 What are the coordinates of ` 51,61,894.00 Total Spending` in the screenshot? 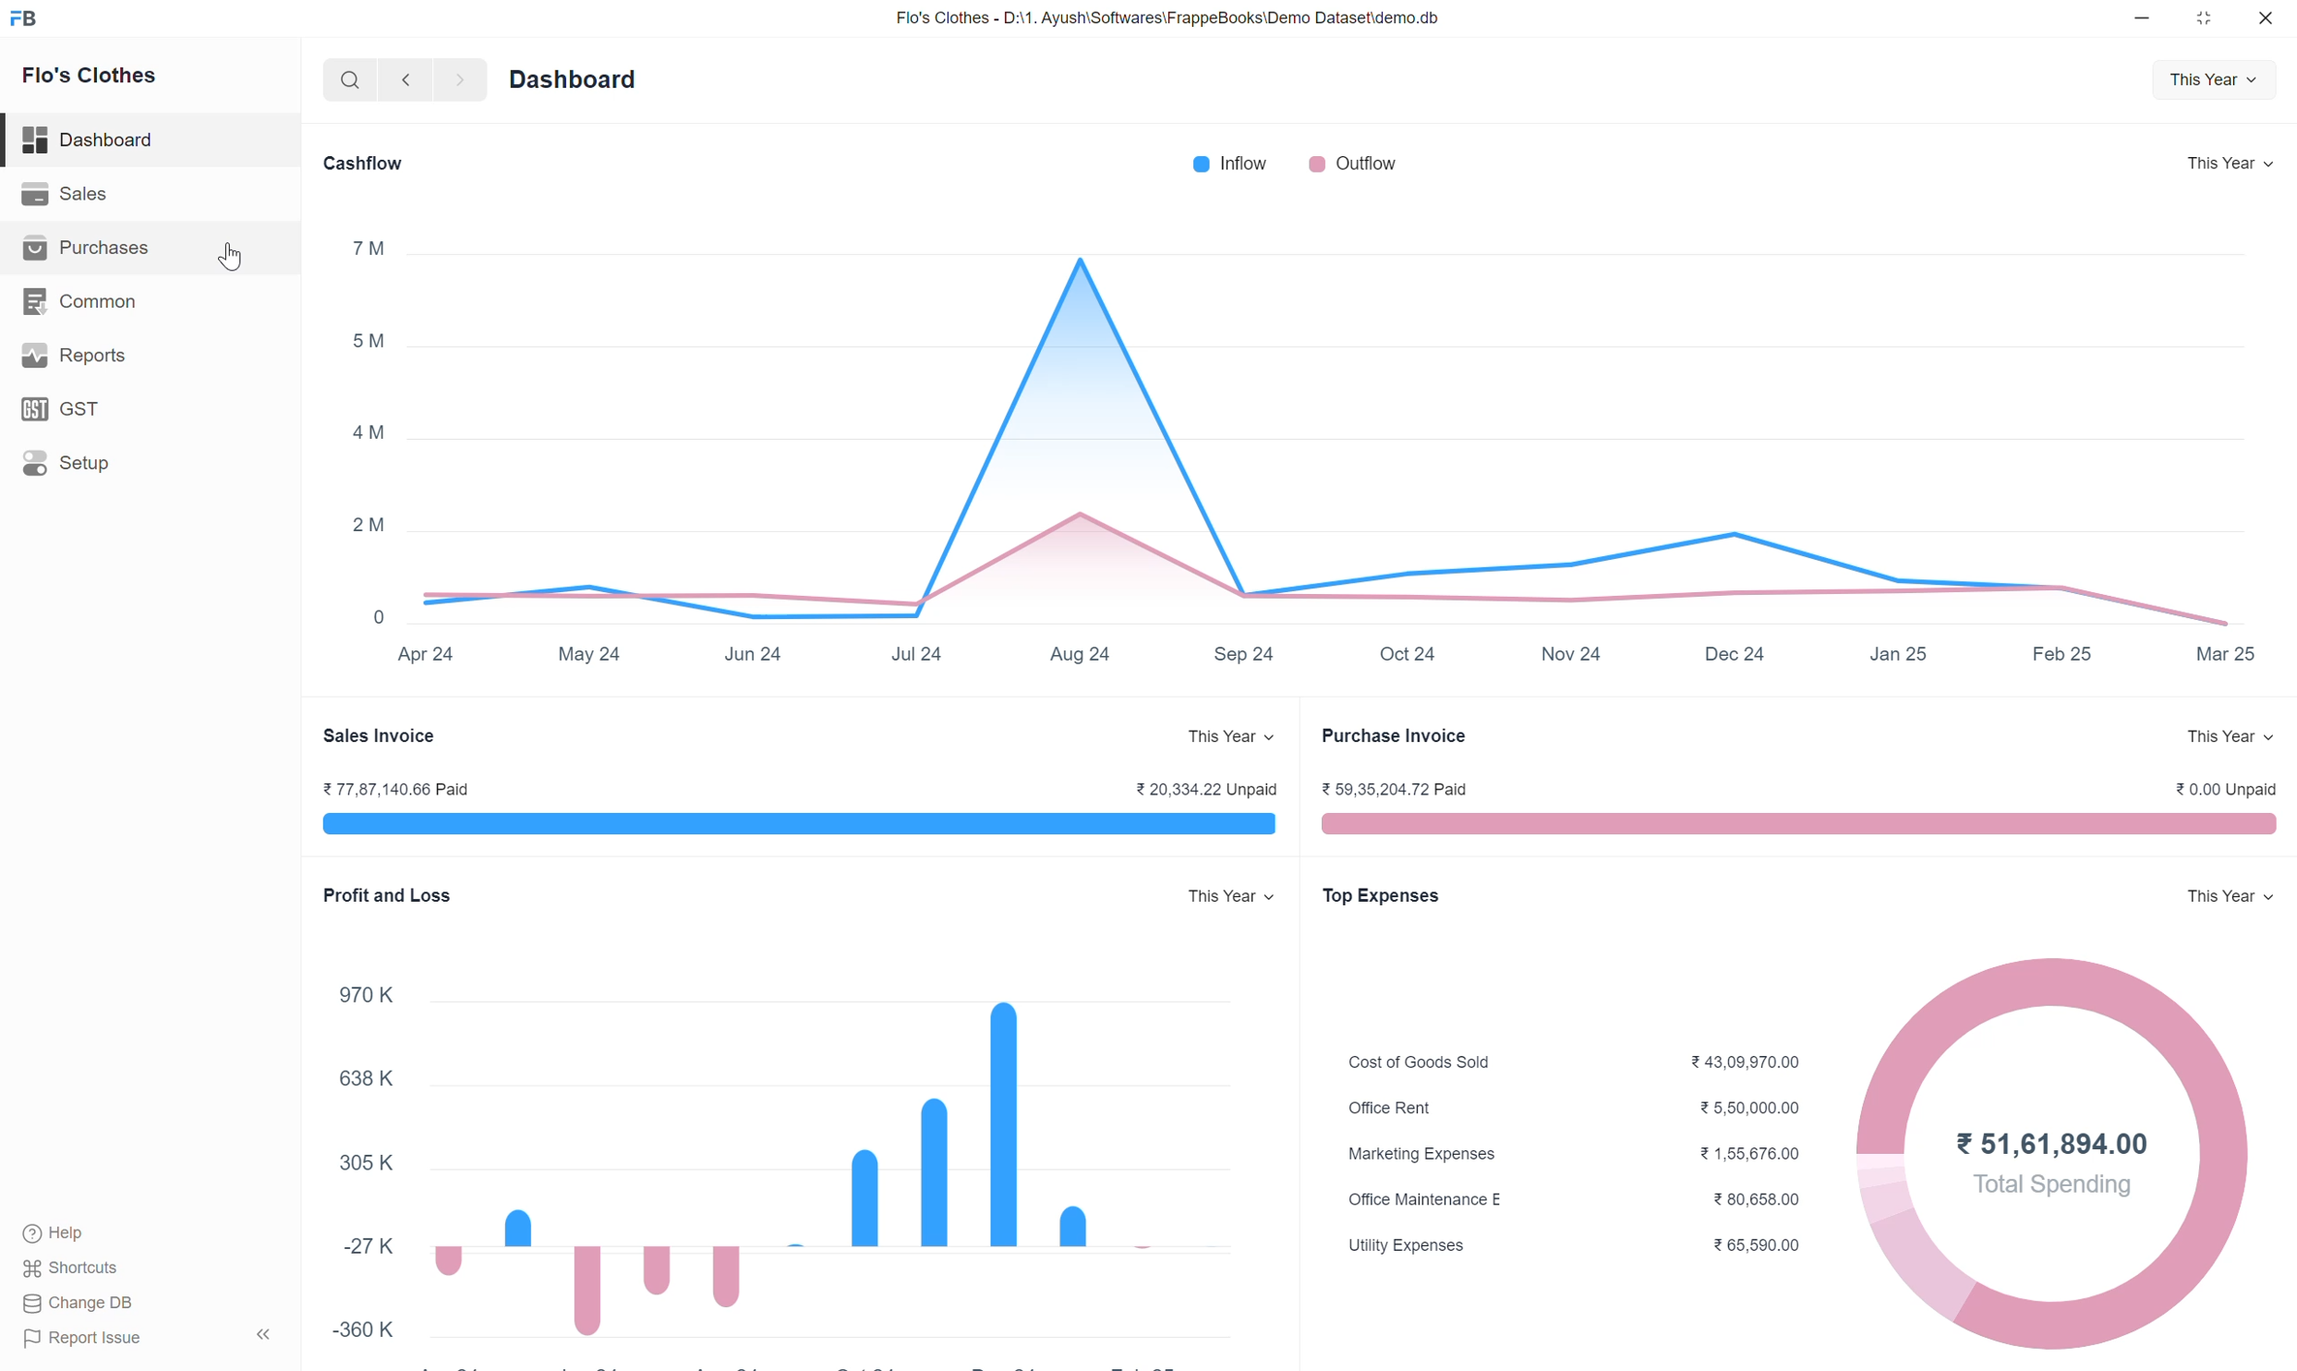 It's located at (2053, 1163).